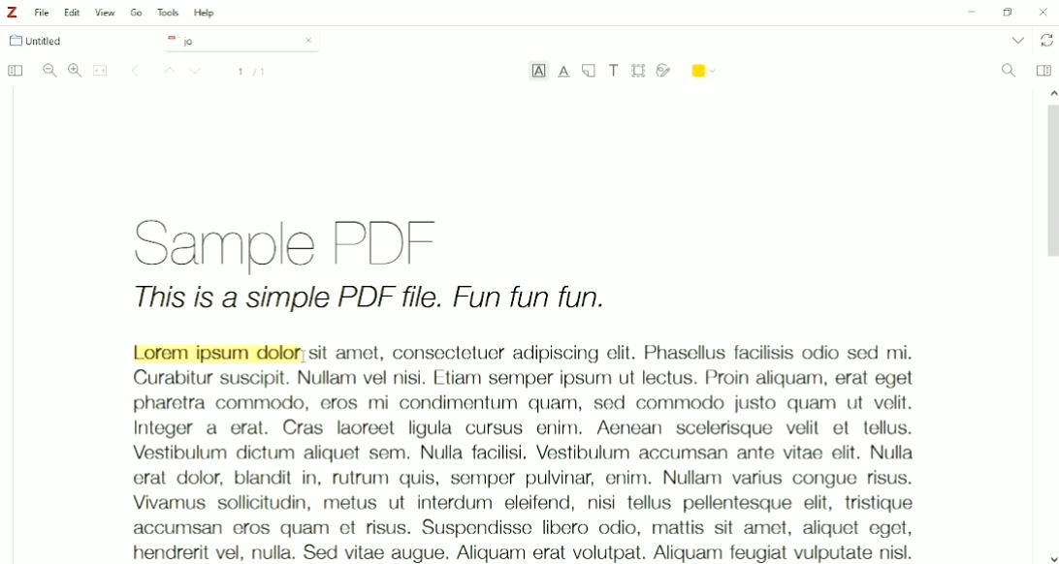 The width and height of the screenshot is (1059, 564). What do you see at coordinates (169, 40) in the screenshot?
I see `pdf logo` at bounding box center [169, 40].